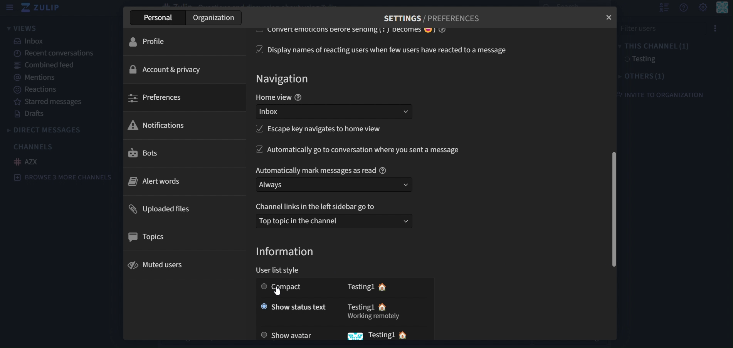  What do you see at coordinates (9, 7) in the screenshot?
I see `sidebar` at bounding box center [9, 7].